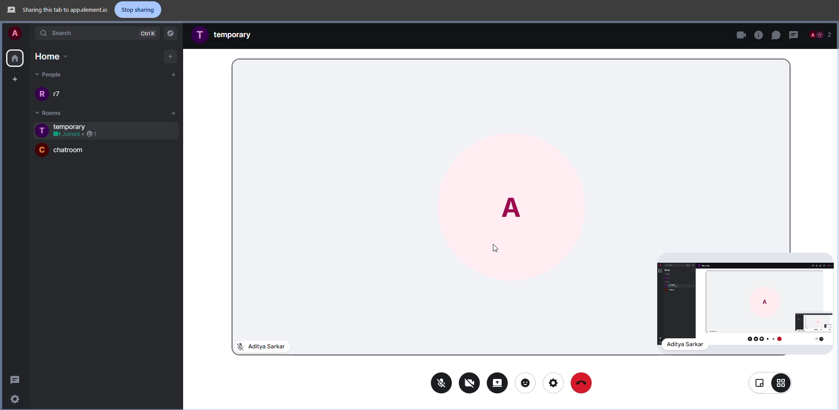 This screenshot has height=410, width=839. What do you see at coordinates (771, 382) in the screenshot?
I see `view change` at bounding box center [771, 382].